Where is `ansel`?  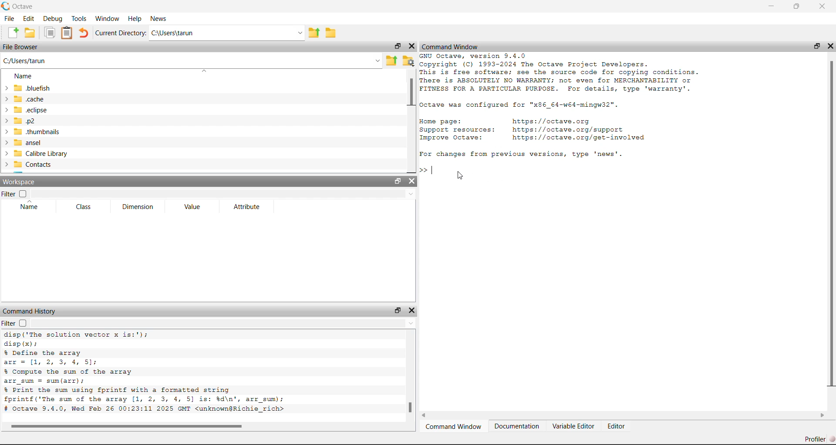 ansel is located at coordinates (28, 143).